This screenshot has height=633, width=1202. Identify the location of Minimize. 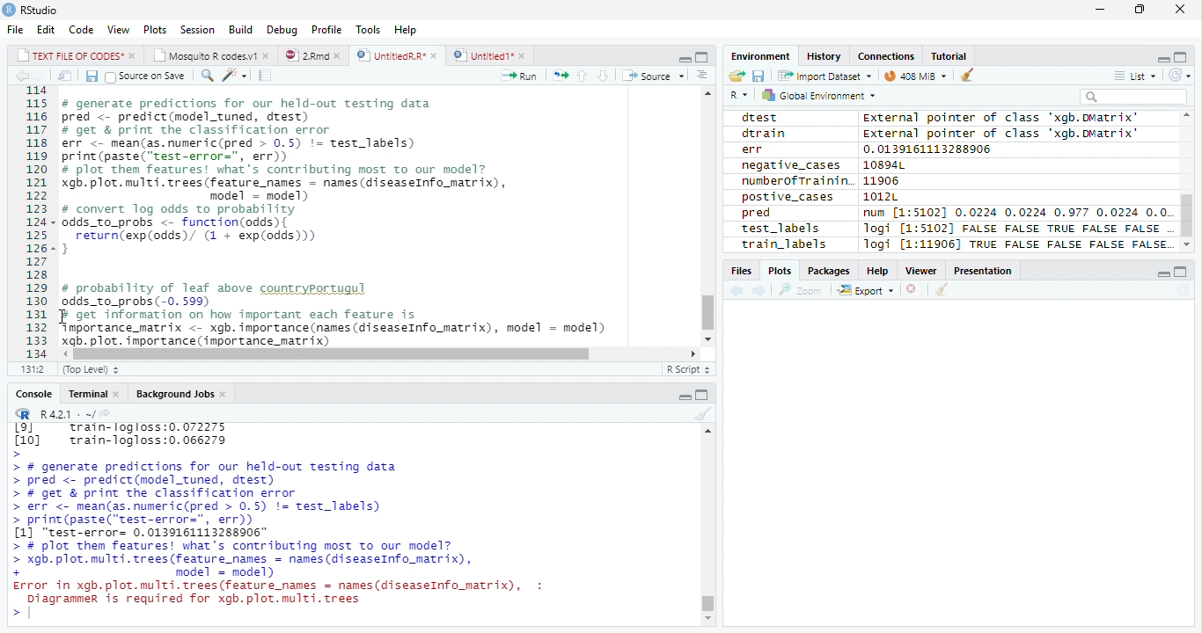
(1160, 57).